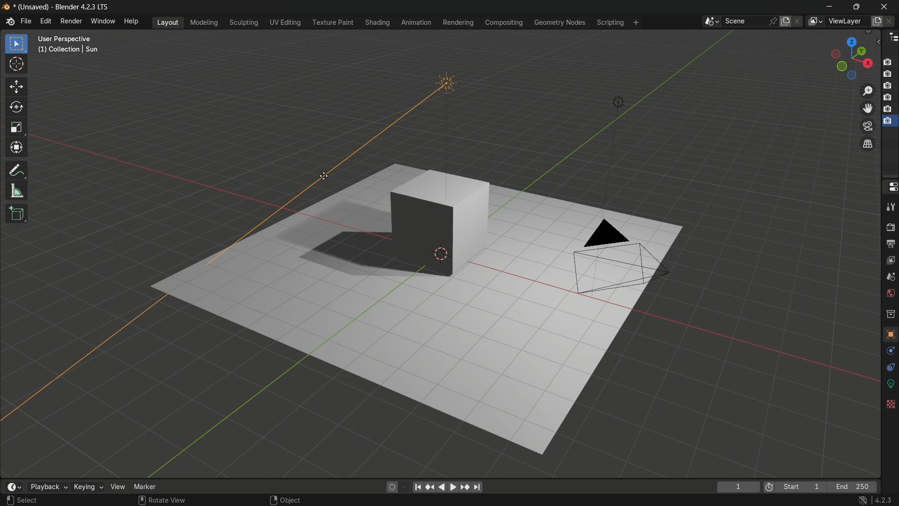 Image resolution: width=899 pixels, height=506 pixels. What do you see at coordinates (291, 500) in the screenshot?
I see `object` at bounding box center [291, 500].